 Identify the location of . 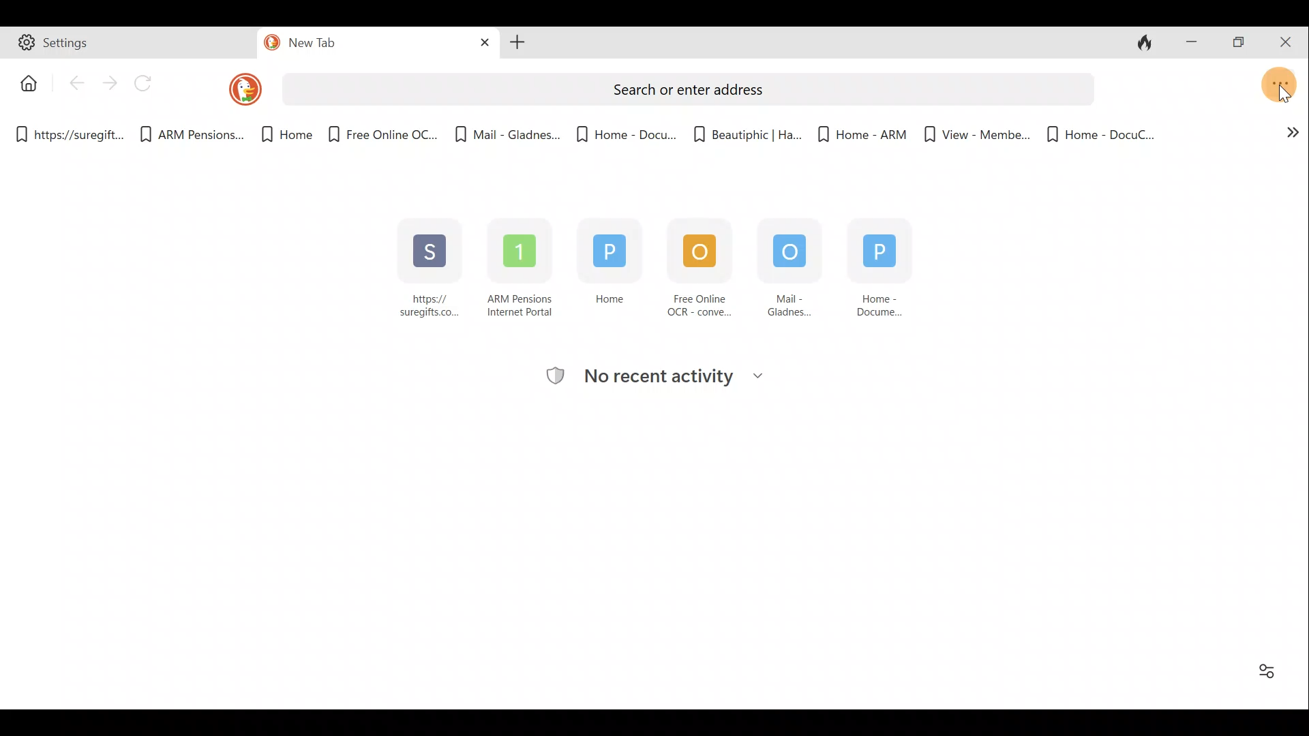
(32, 82).